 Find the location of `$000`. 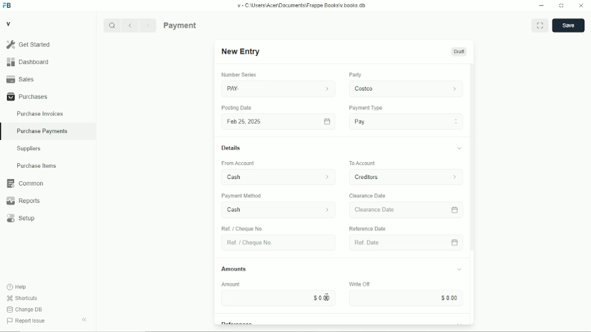

$000 is located at coordinates (281, 298).